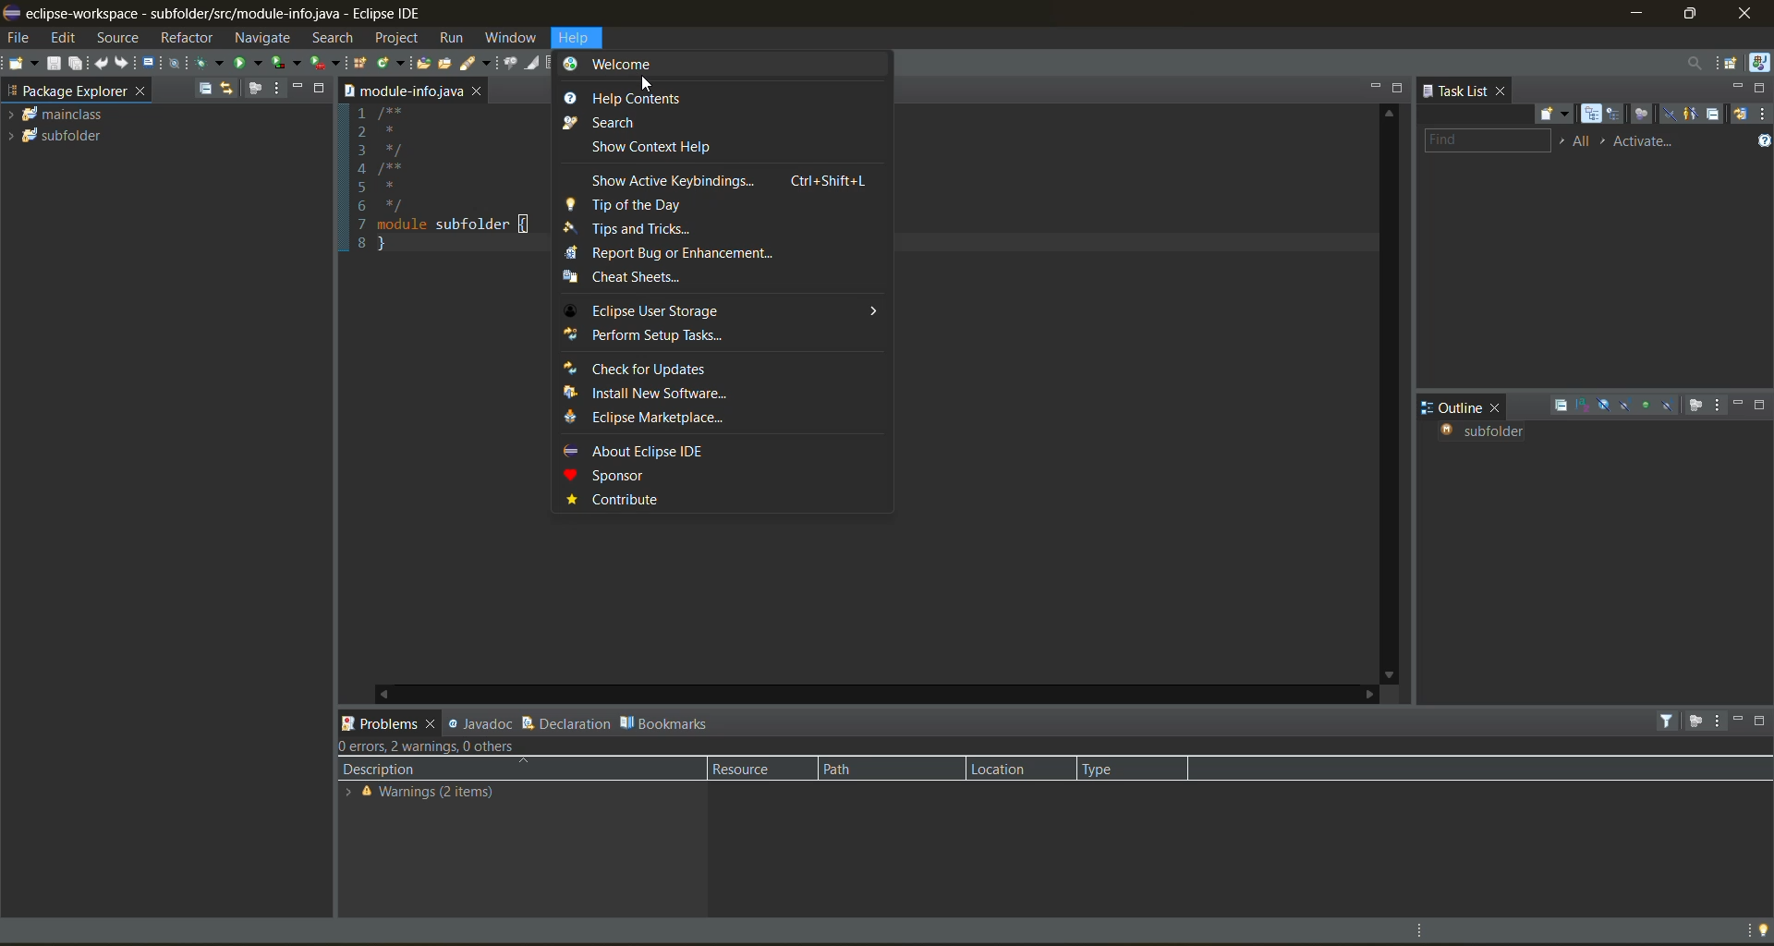 This screenshot has height=946, width=1774. Describe the element at coordinates (640, 228) in the screenshot. I see `tips and tricks` at that location.